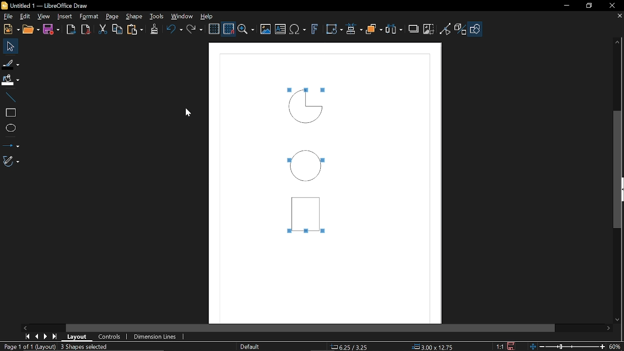 The width and height of the screenshot is (624, 351). What do you see at coordinates (308, 110) in the screenshot?
I see `Quarter circle` at bounding box center [308, 110].